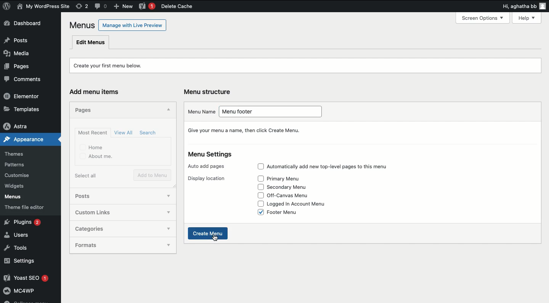 The image size is (549, 303). I want to click on Templates, so click(27, 108).